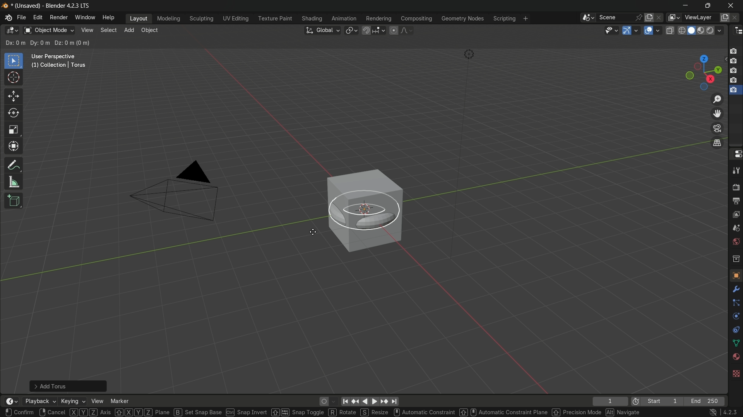  What do you see at coordinates (176, 191) in the screenshot?
I see `camera` at bounding box center [176, 191].